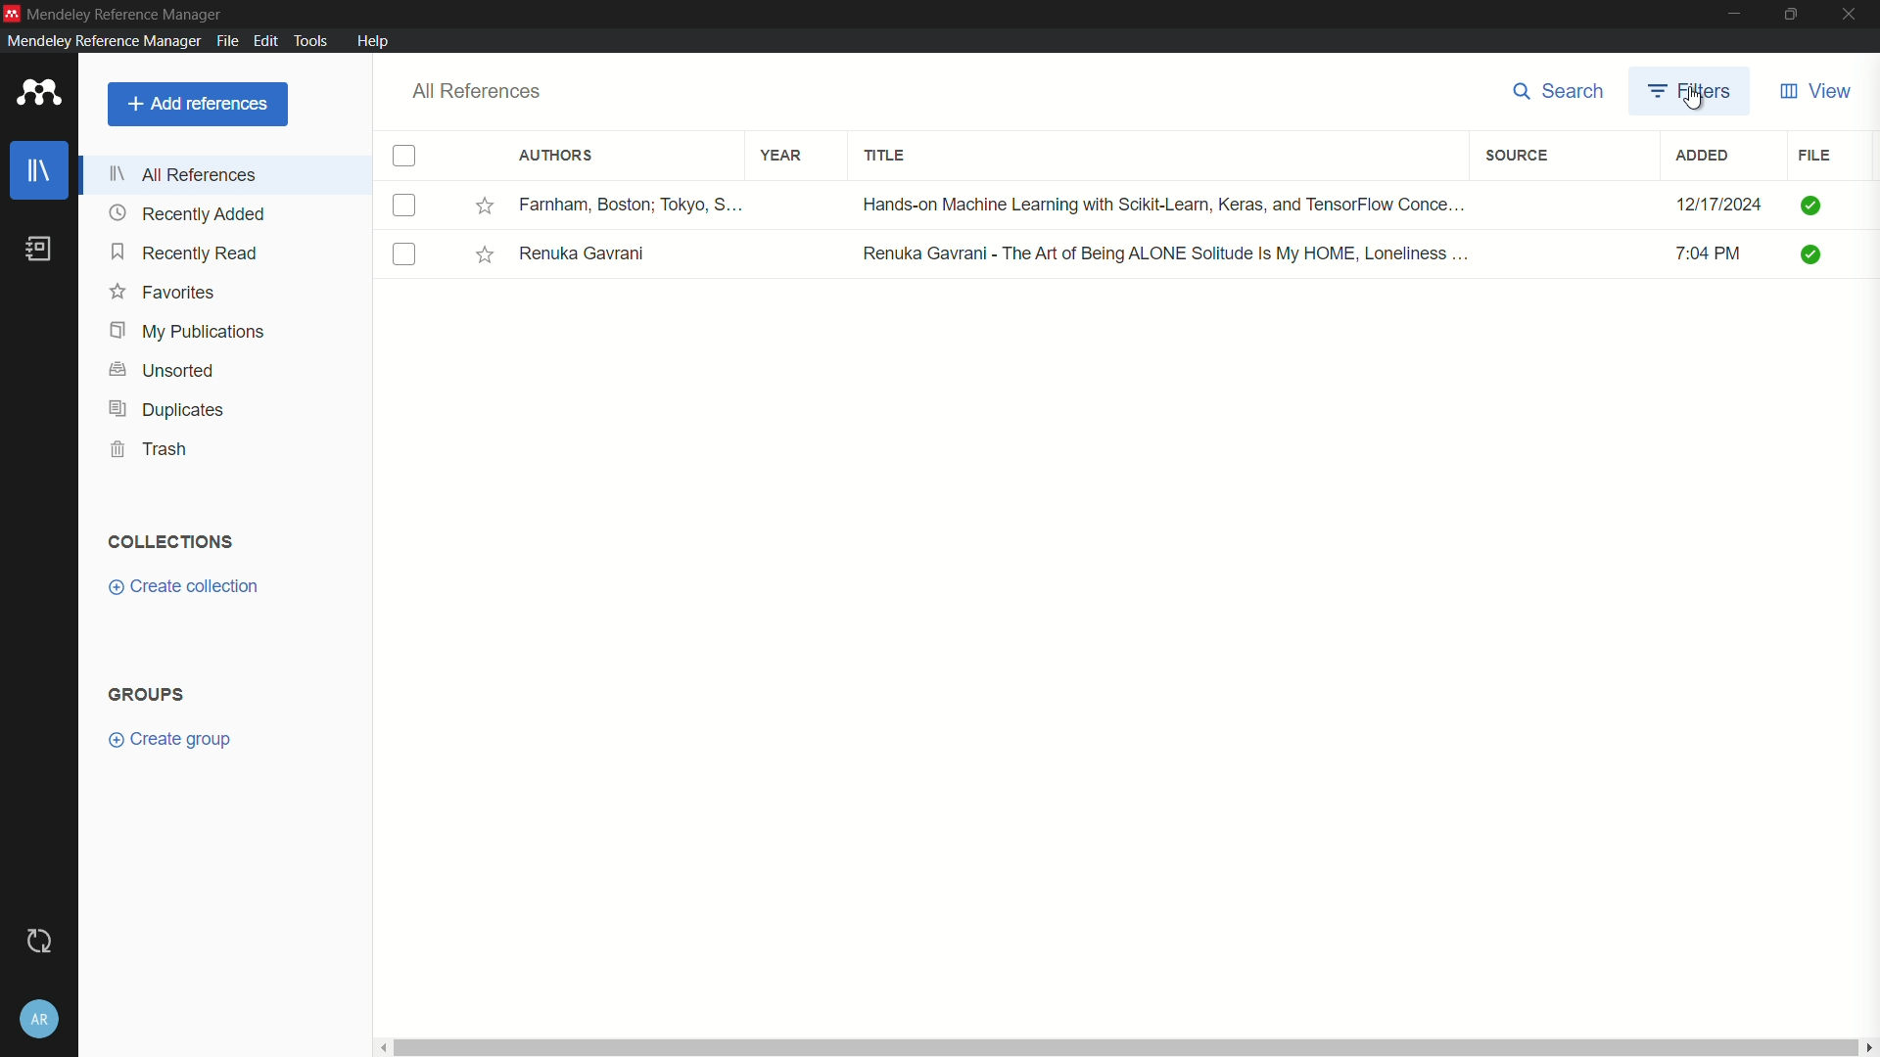 The height and width of the screenshot is (1057, 1880). I want to click on recently added, so click(187, 213).